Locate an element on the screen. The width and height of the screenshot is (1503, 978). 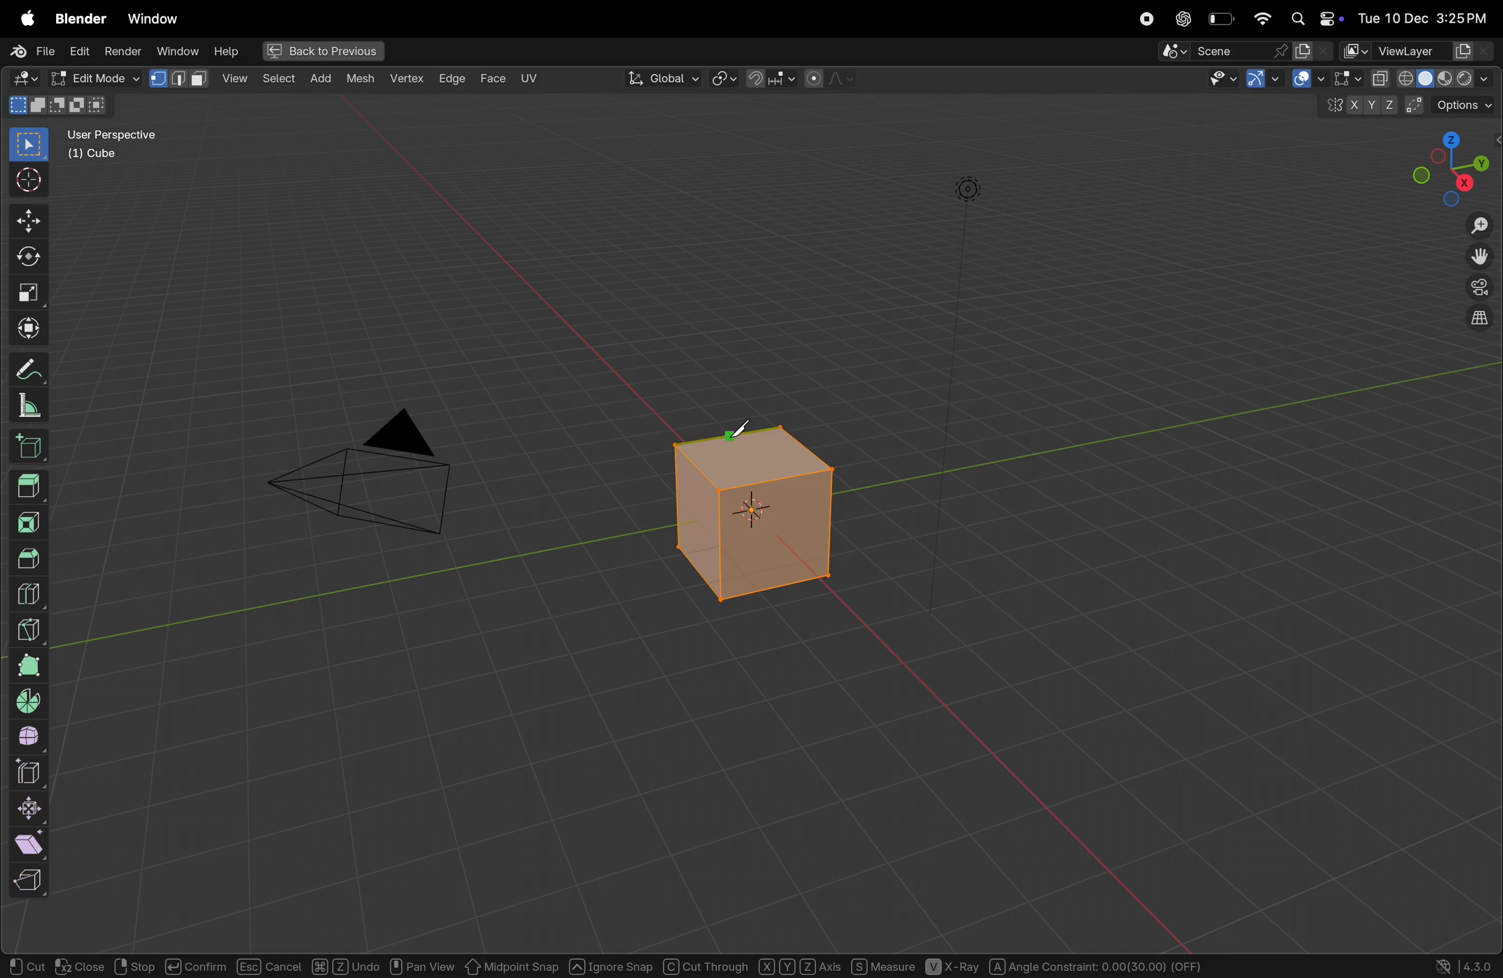
Window is located at coordinates (152, 19).